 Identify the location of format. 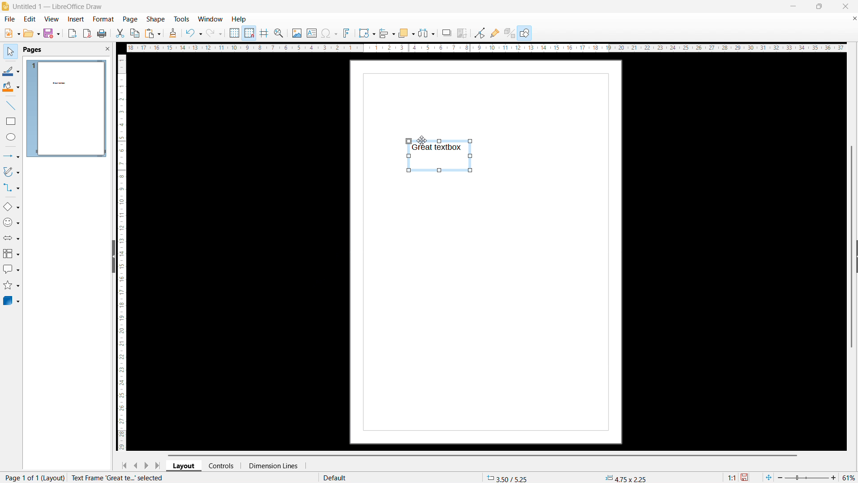
(103, 19).